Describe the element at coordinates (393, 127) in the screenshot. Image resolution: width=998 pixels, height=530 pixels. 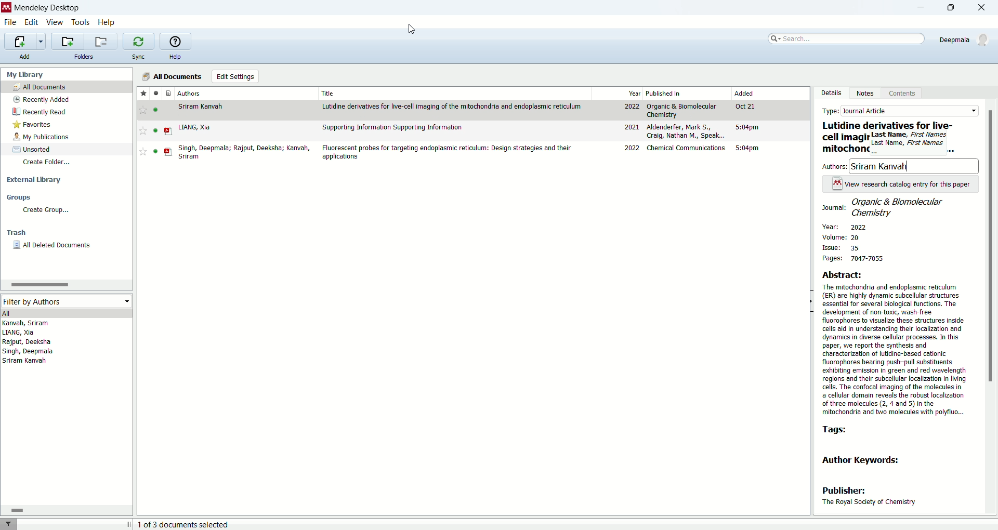
I see `Supporting information Supporting Information` at that location.